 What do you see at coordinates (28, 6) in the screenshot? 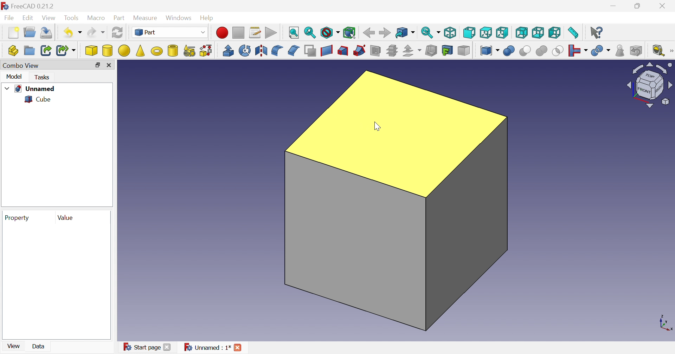
I see `FreeCAD 0.21.2` at bounding box center [28, 6].